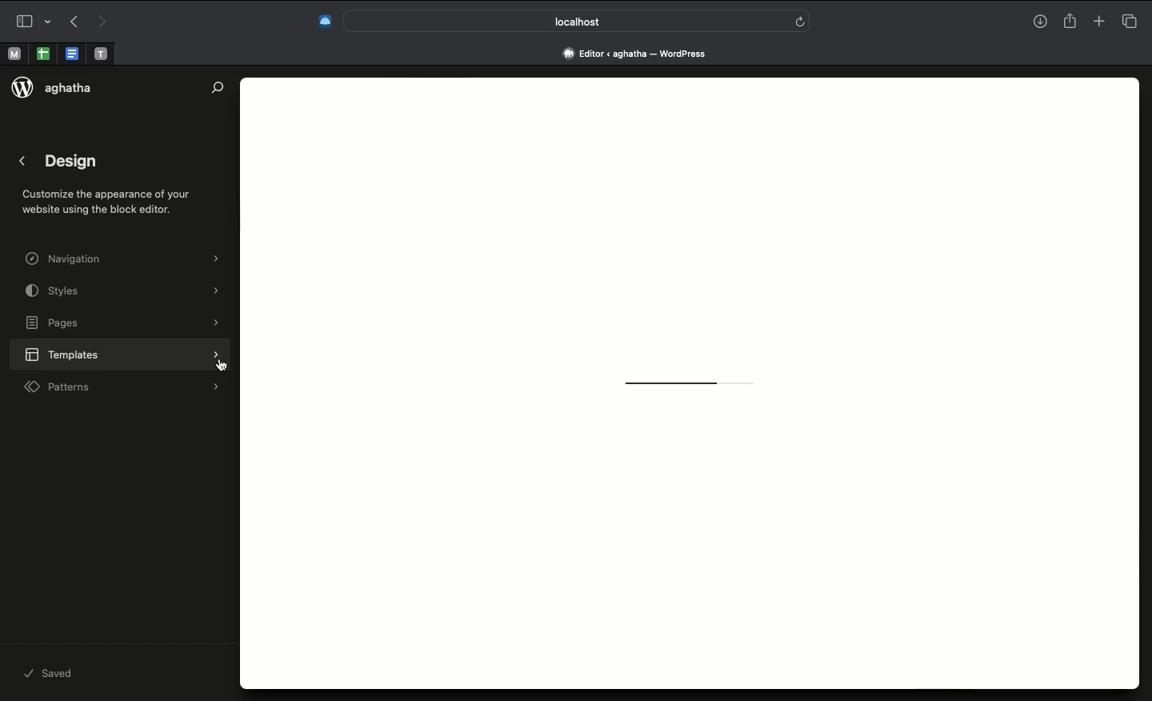  Describe the element at coordinates (579, 21) in the screenshot. I see `Search bar` at that location.